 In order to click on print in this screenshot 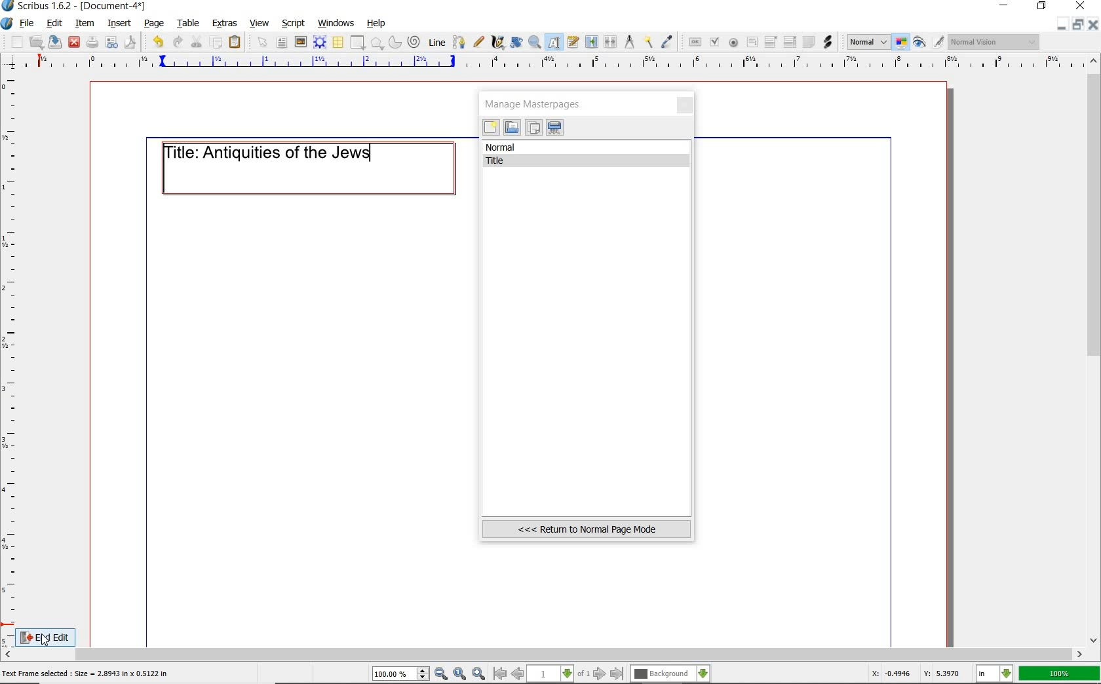, I will do `click(92, 42)`.